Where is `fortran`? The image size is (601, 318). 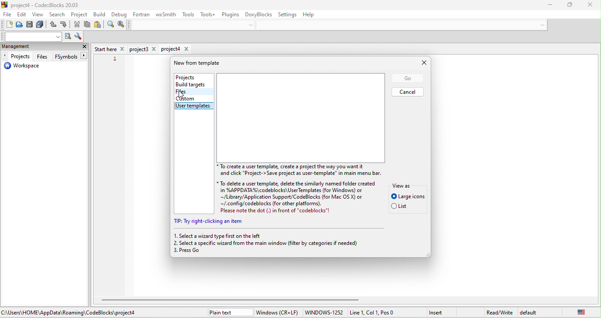 fortran is located at coordinates (142, 14).